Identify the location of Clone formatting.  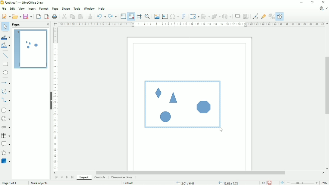
(90, 16).